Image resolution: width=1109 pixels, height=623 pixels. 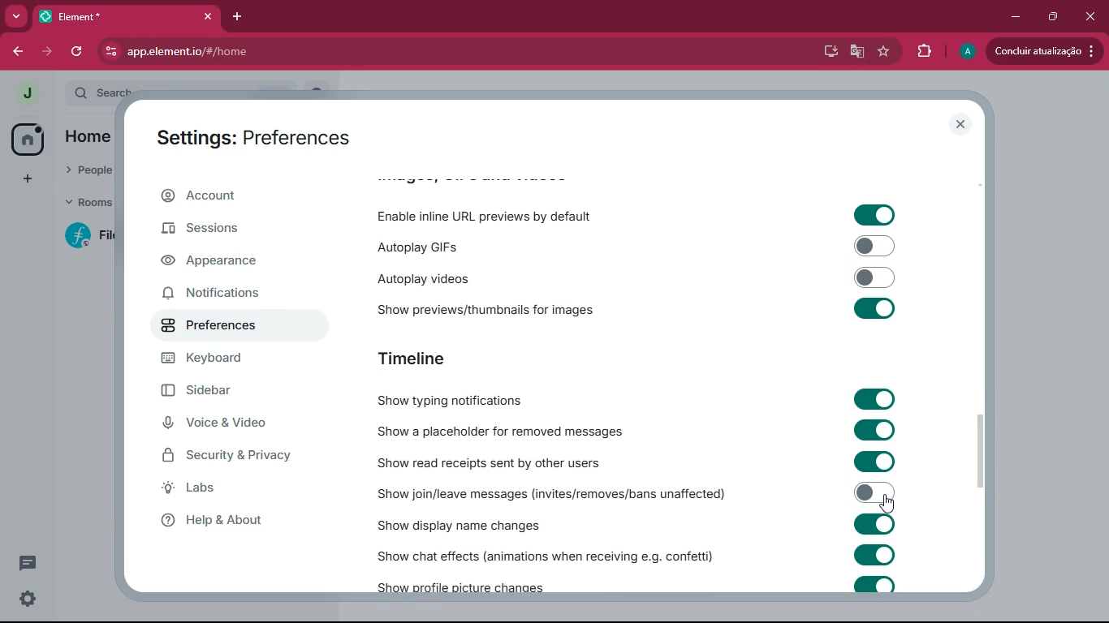 What do you see at coordinates (876, 555) in the screenshot?
I see `toggle on/off` at bounding box center [876, 555].